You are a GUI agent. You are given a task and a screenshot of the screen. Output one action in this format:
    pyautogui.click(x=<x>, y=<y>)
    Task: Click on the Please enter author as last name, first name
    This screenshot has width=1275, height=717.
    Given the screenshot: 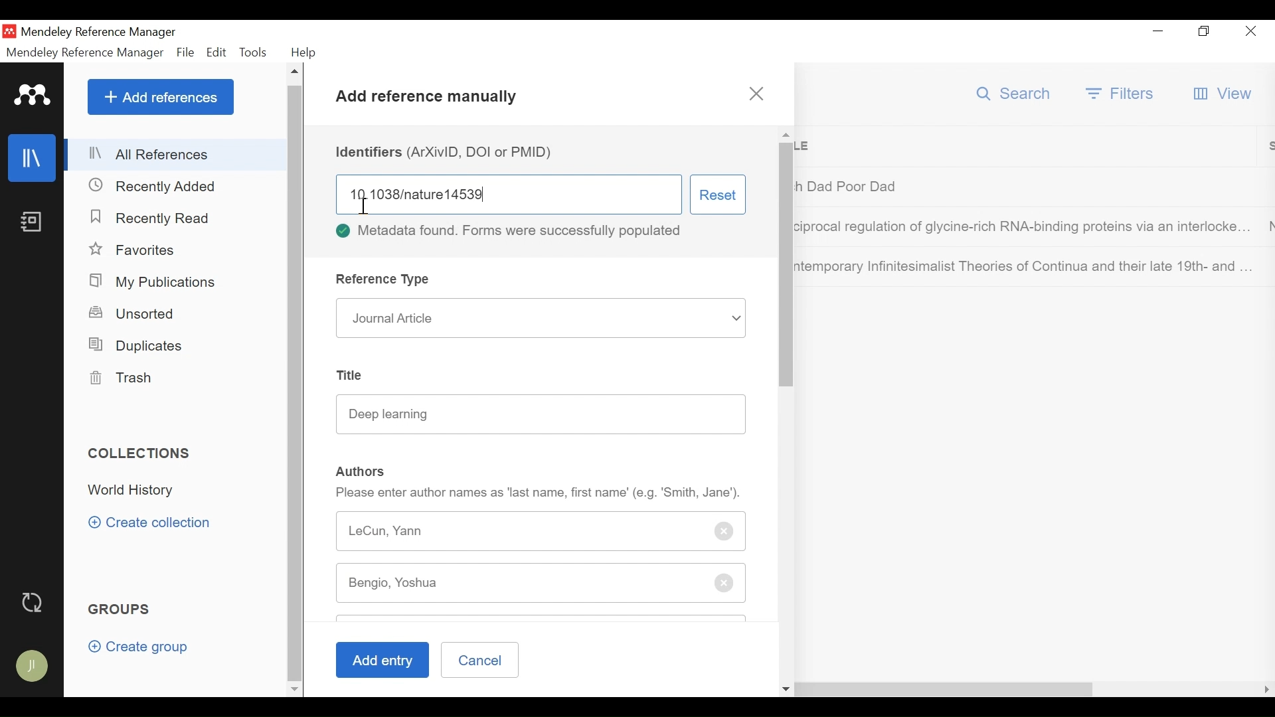 What is the action you would take?
    pyautogui.click(x=539, y=493)
    